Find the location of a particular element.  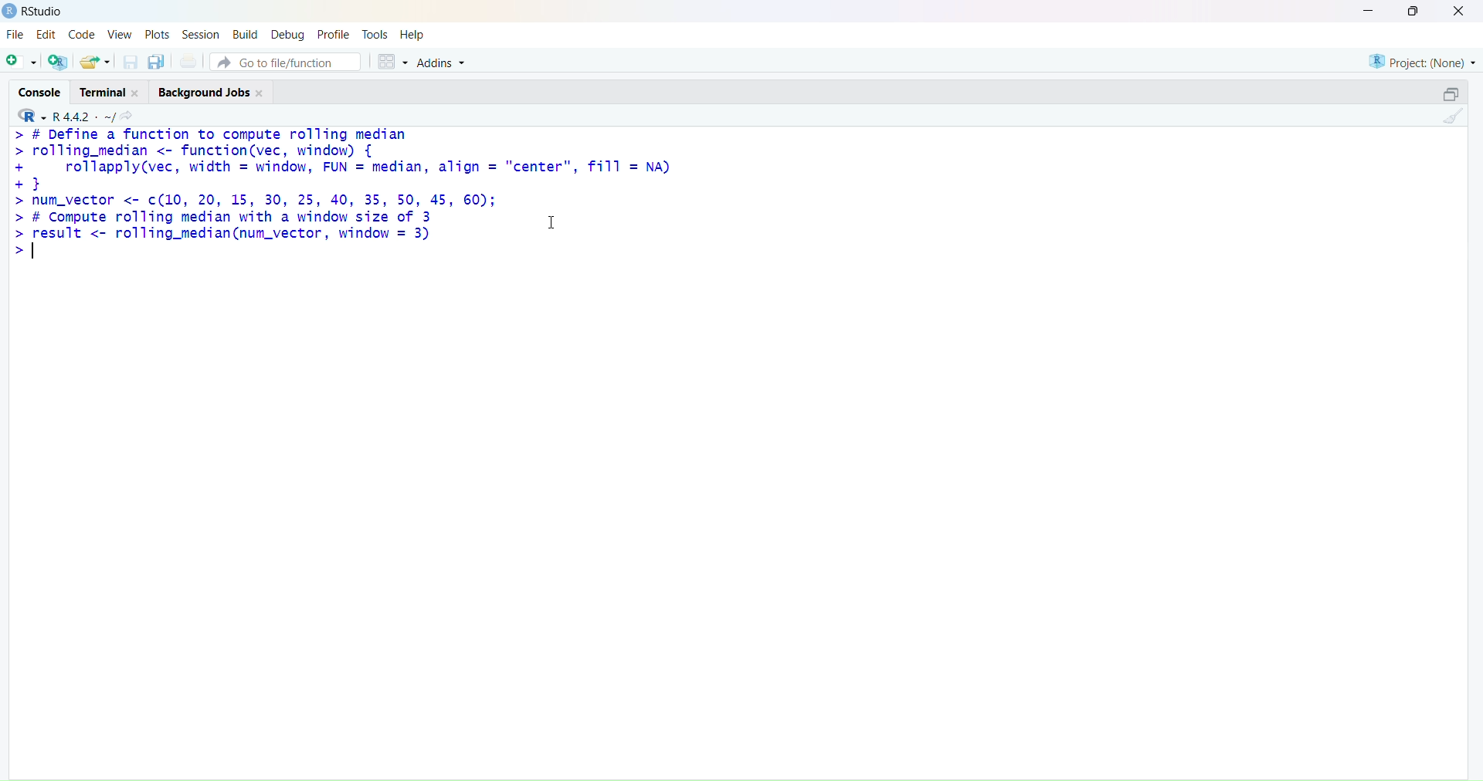

file is located at coordinates (14, 33).